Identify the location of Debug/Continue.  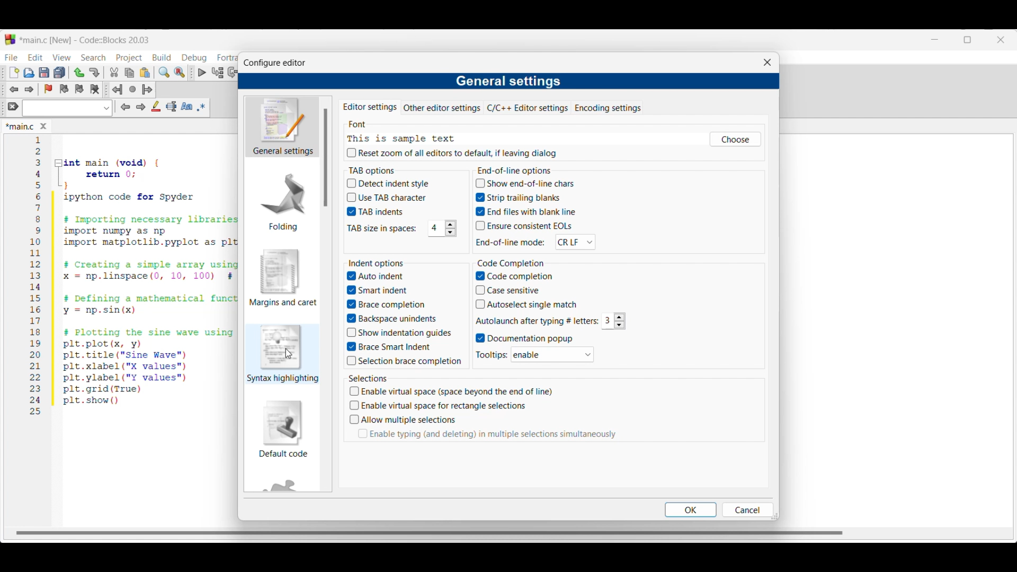
(202, 73).